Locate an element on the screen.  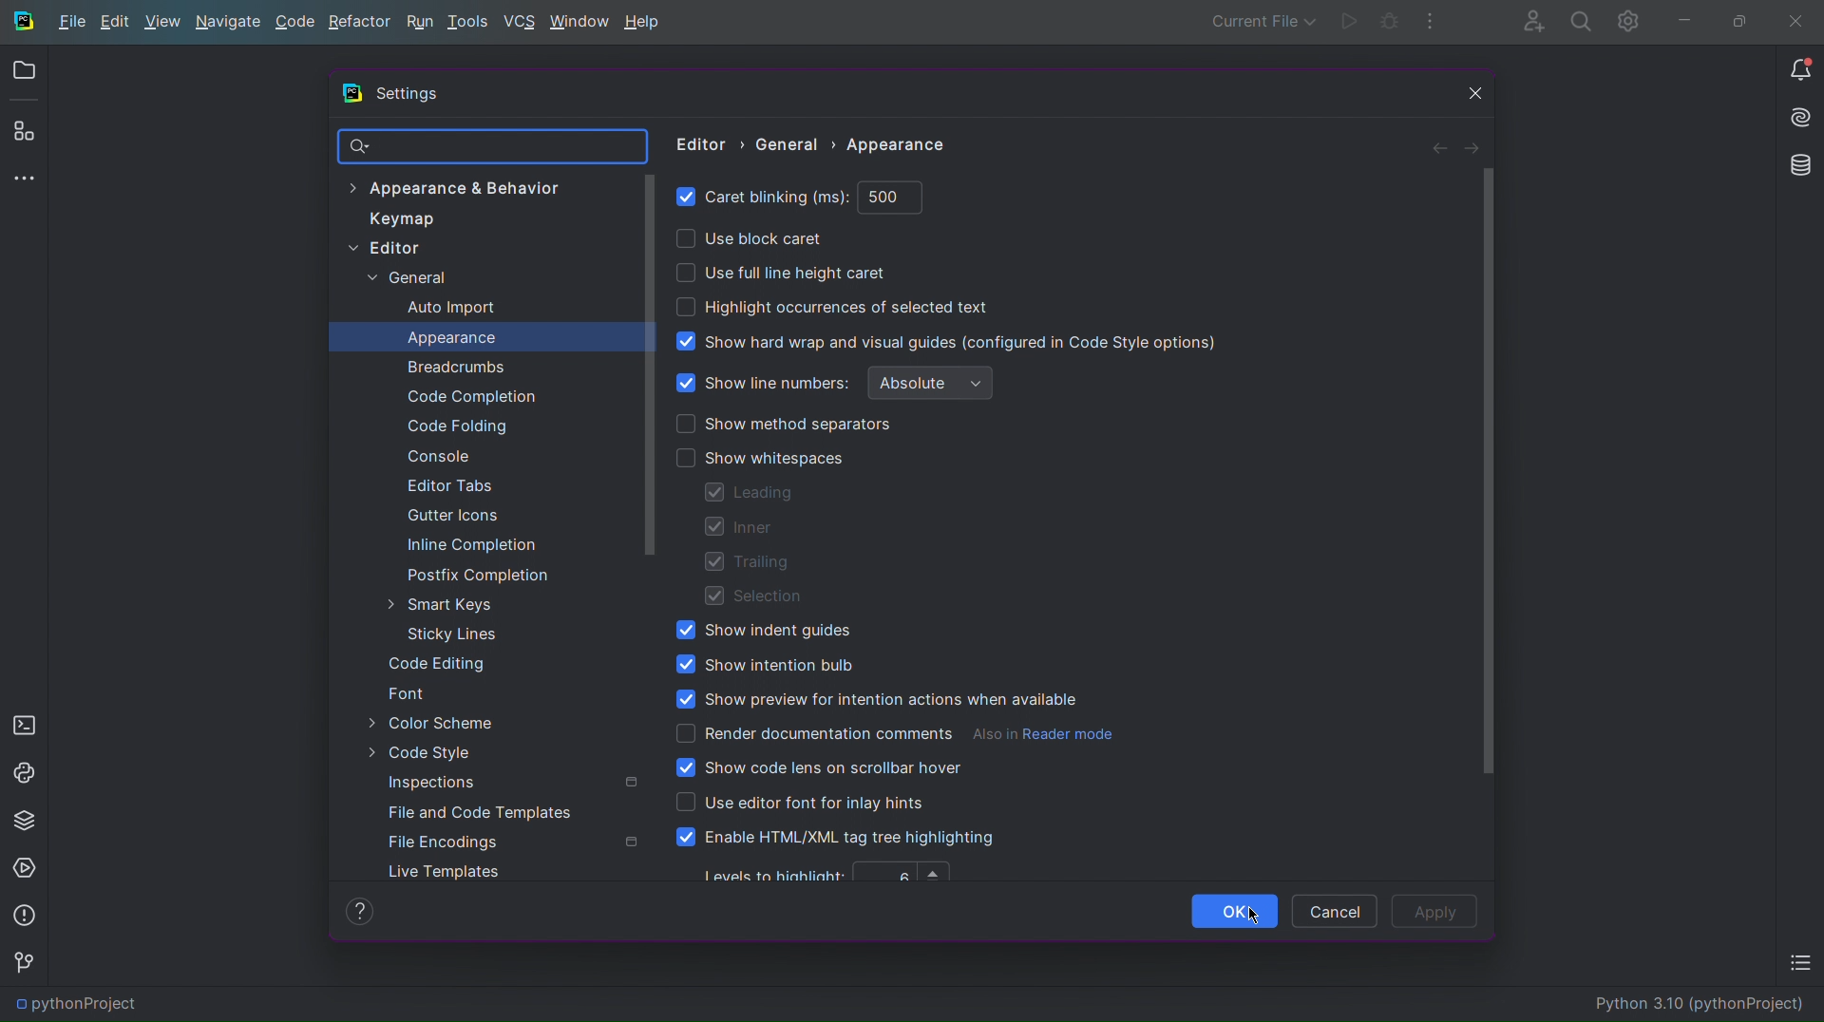
File Encodings is located at coordinates (446, 843).